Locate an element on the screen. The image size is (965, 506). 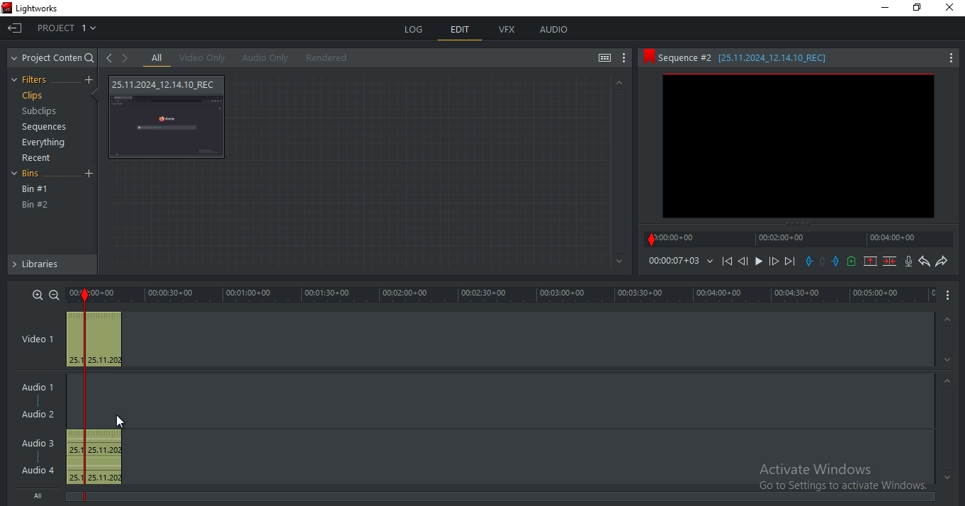
More Options is located at coordinates (952, 57).